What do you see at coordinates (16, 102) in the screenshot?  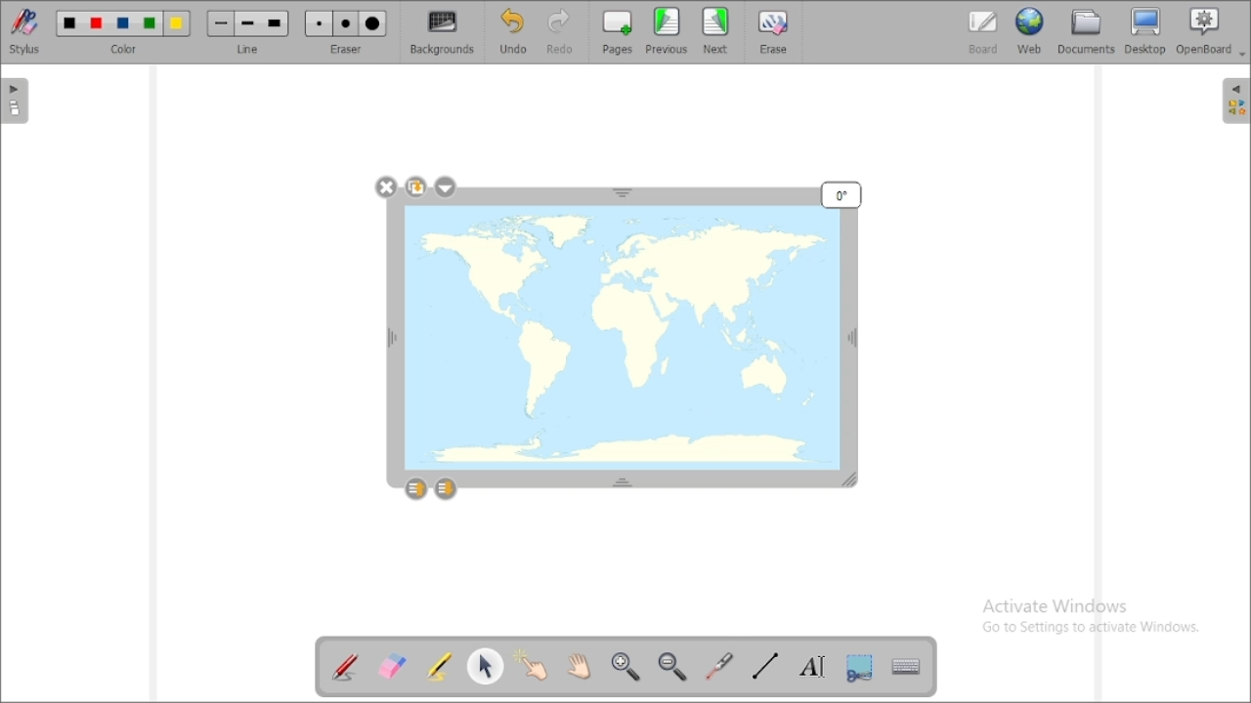 I see `pages pane` at bounding box center [16, 102].